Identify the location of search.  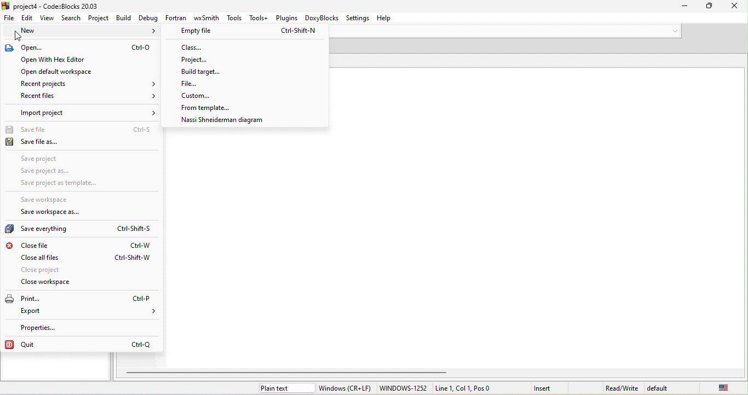
(72, 19).